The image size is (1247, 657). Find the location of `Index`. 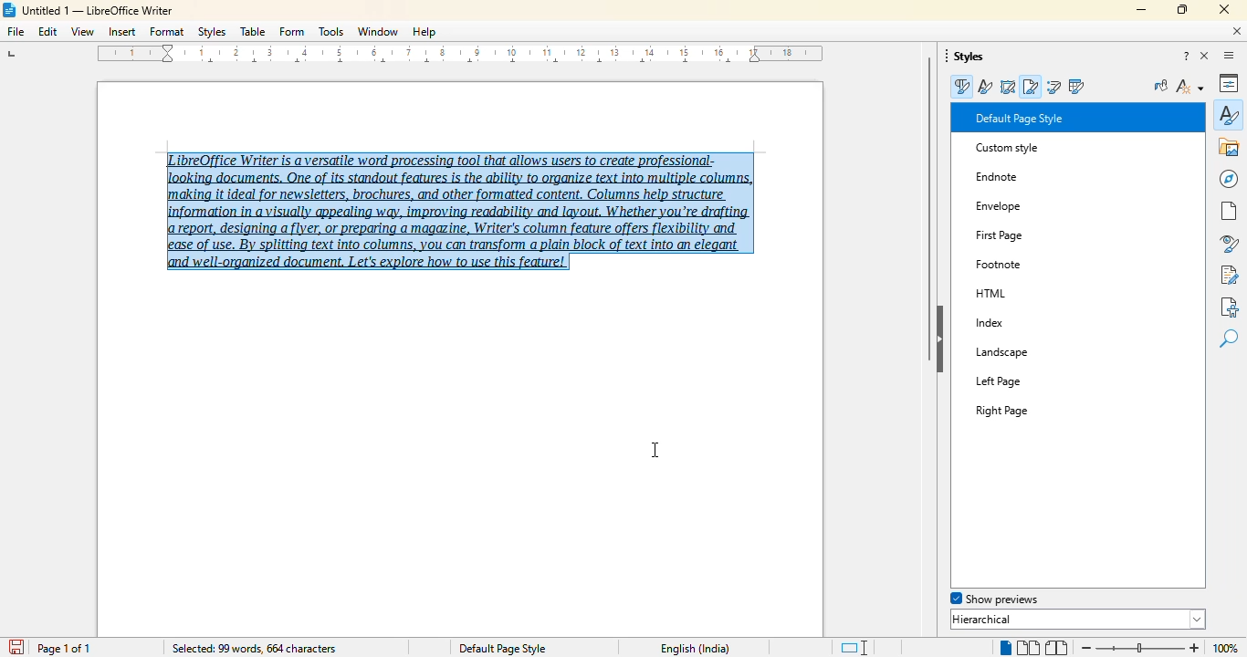

Index is located at coordinates (1036, 294).